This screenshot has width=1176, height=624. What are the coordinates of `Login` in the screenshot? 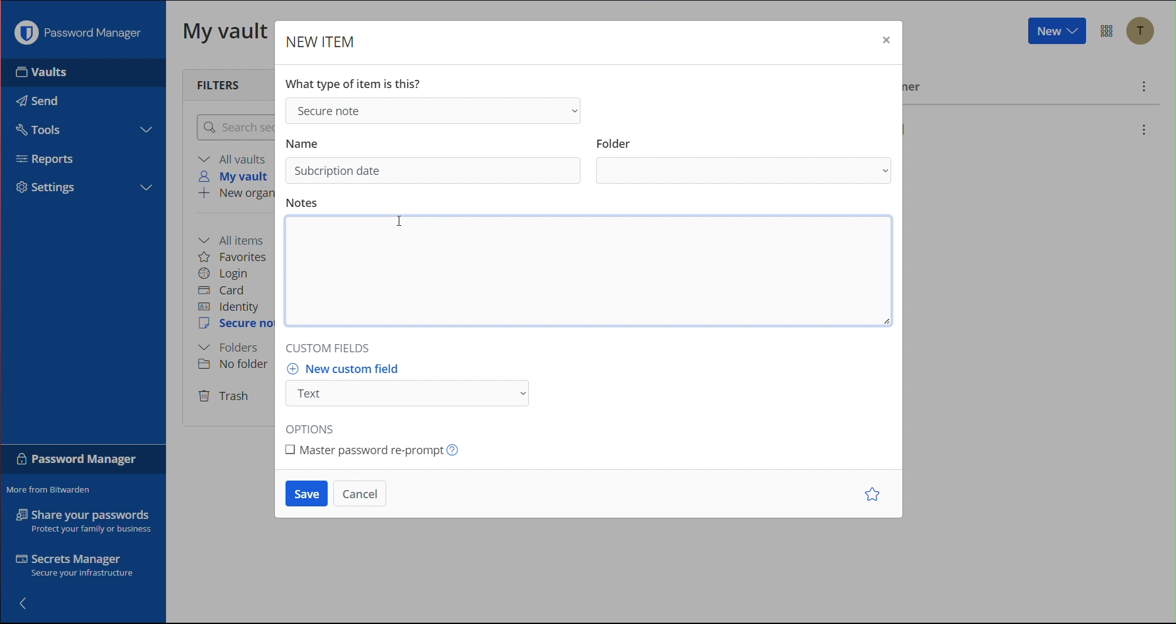 It's located at (224, 274).